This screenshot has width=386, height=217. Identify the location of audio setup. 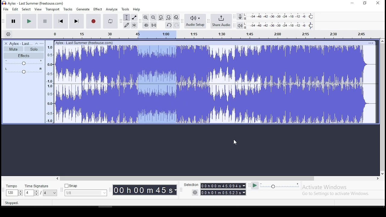
(195, 21).